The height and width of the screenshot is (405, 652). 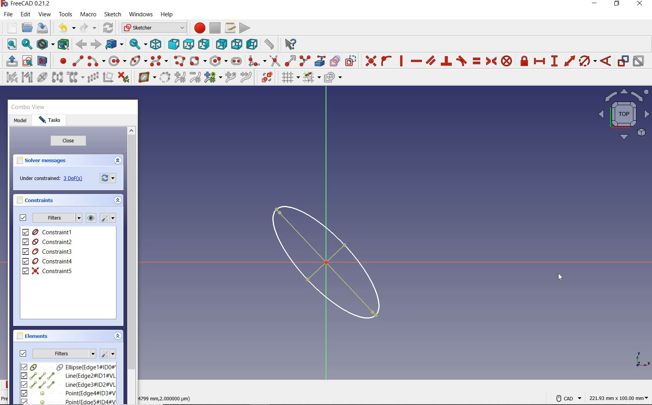 I want to click on constrain symmetrical, so click(x=491, y=61).